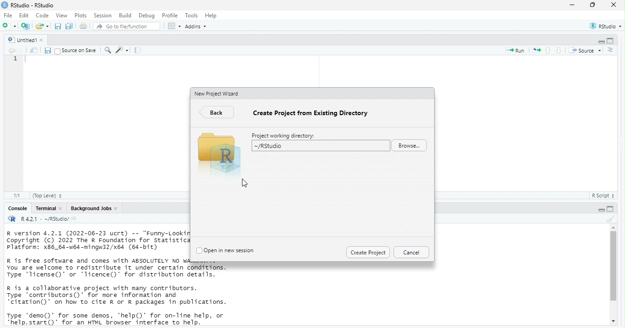 The image size is (625, 328). Describe the element at coordinates (219, 148) in the screenshot. I see `icon for directory` at that location.